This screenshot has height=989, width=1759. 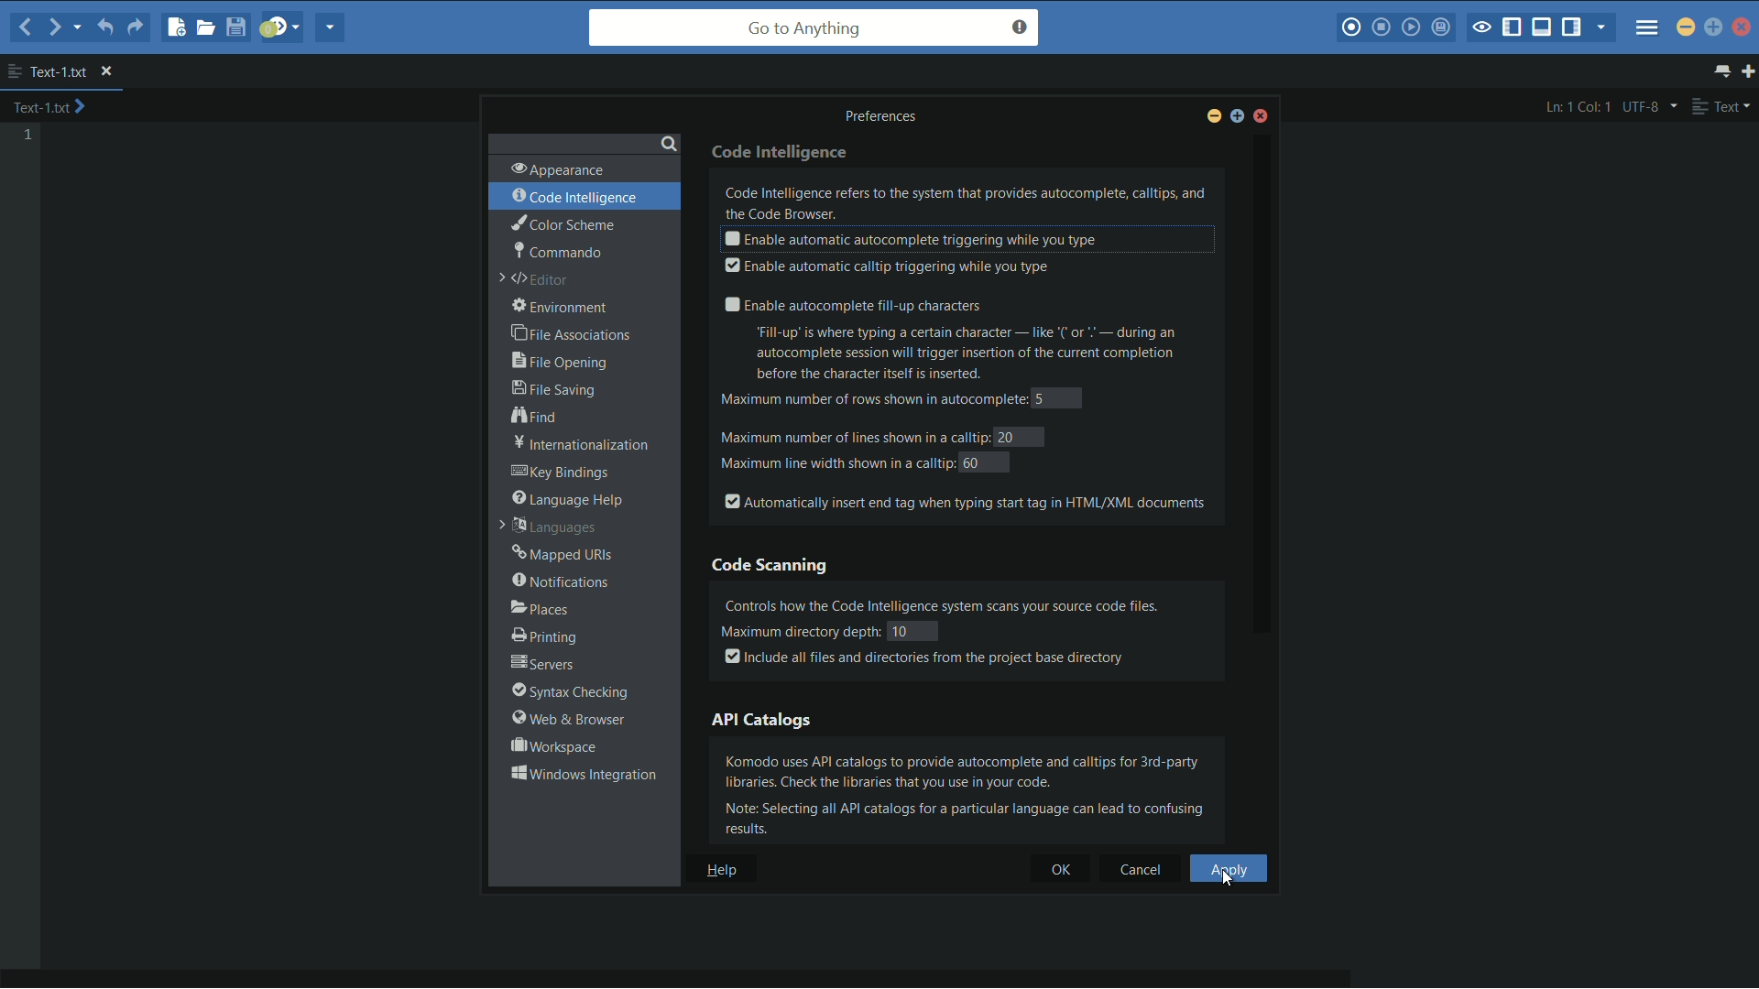 I want to click on 60, so click(x=972, y=462).